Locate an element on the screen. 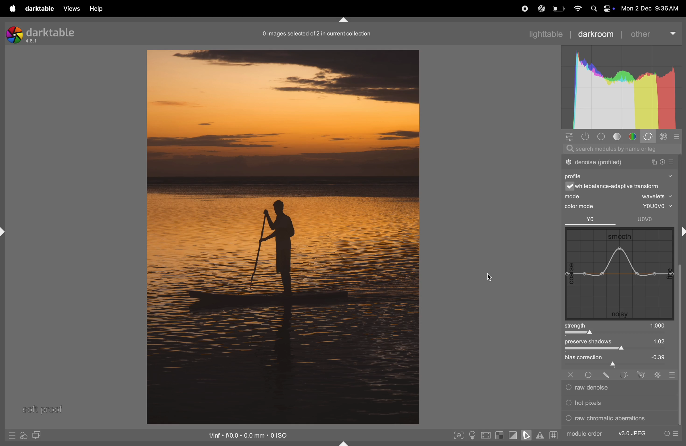 This screenshot has width=686, height=446. base is located at coordinates (601, 137).